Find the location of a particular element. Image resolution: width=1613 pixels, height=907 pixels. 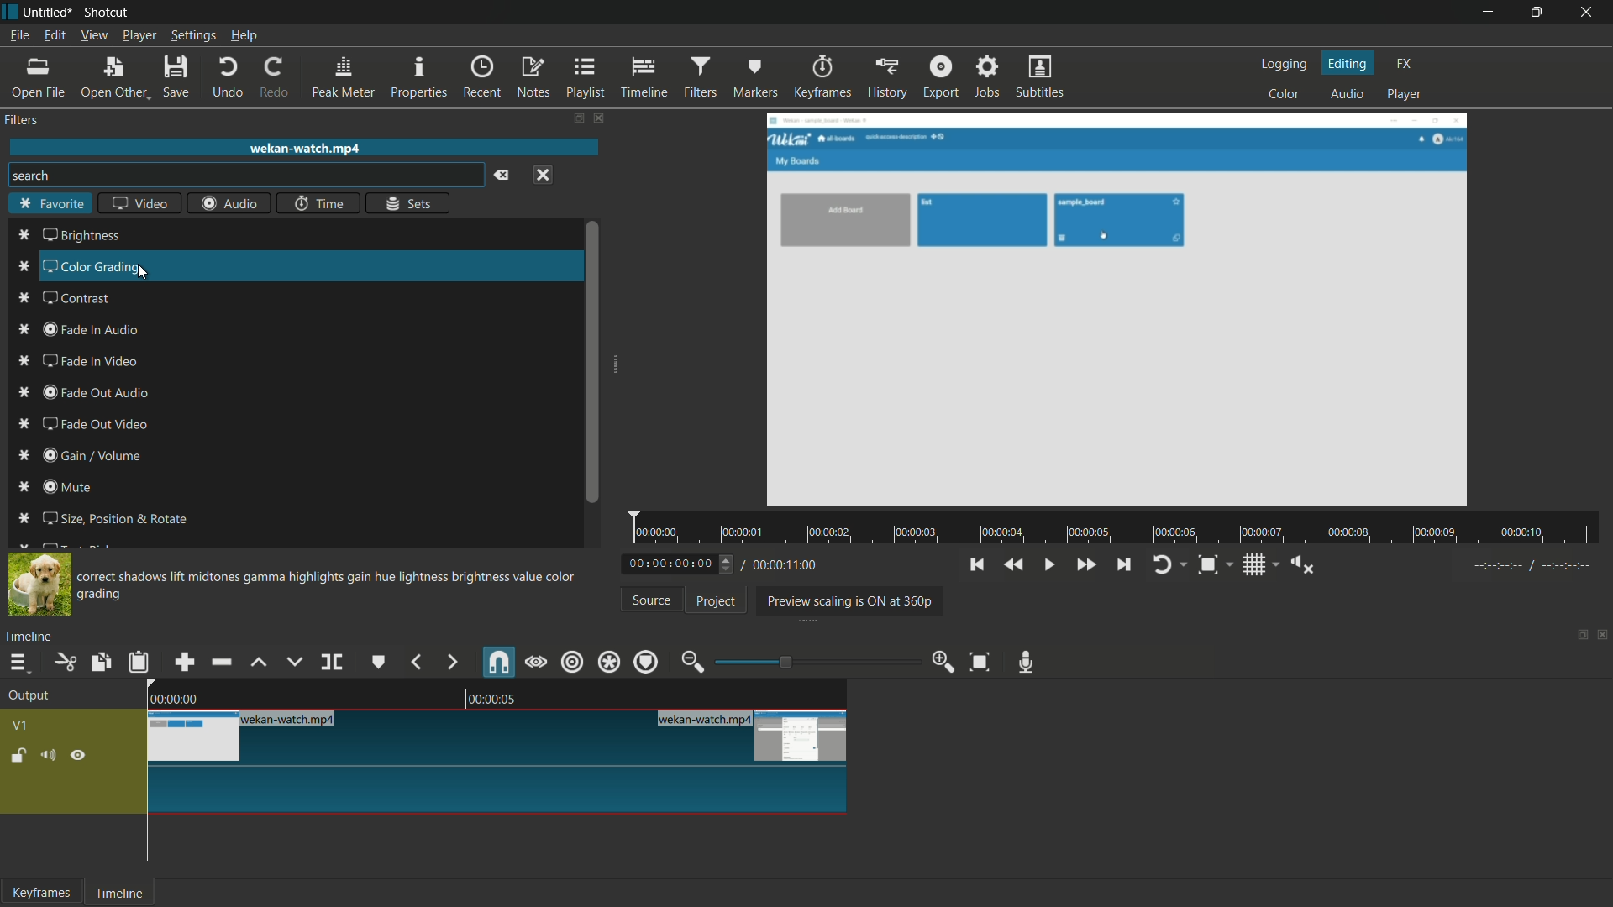

redo is located at coordinates (277, 77).